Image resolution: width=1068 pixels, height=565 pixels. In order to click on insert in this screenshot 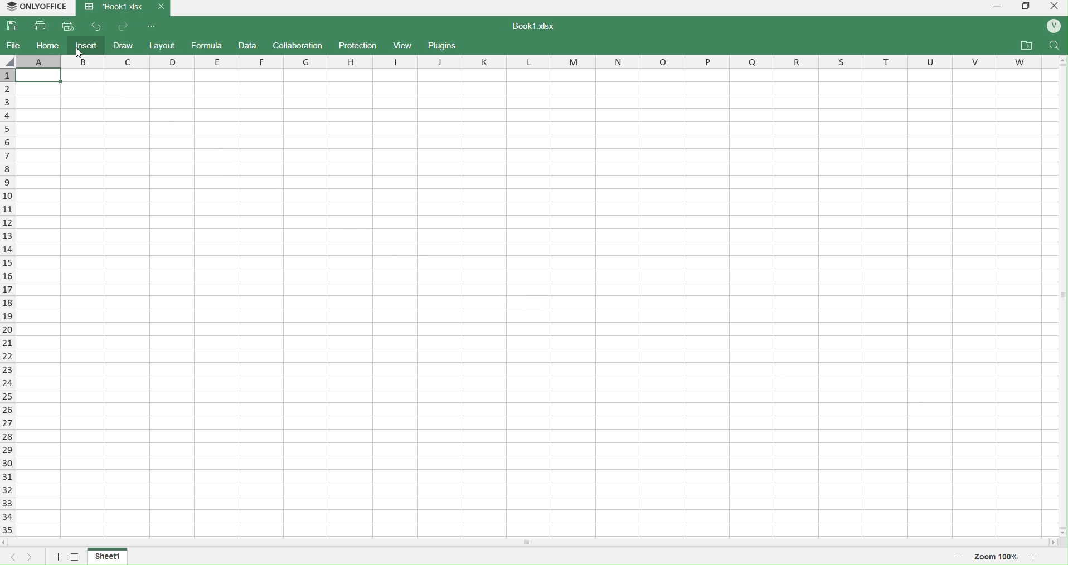, I will do `click(86, 45)`.